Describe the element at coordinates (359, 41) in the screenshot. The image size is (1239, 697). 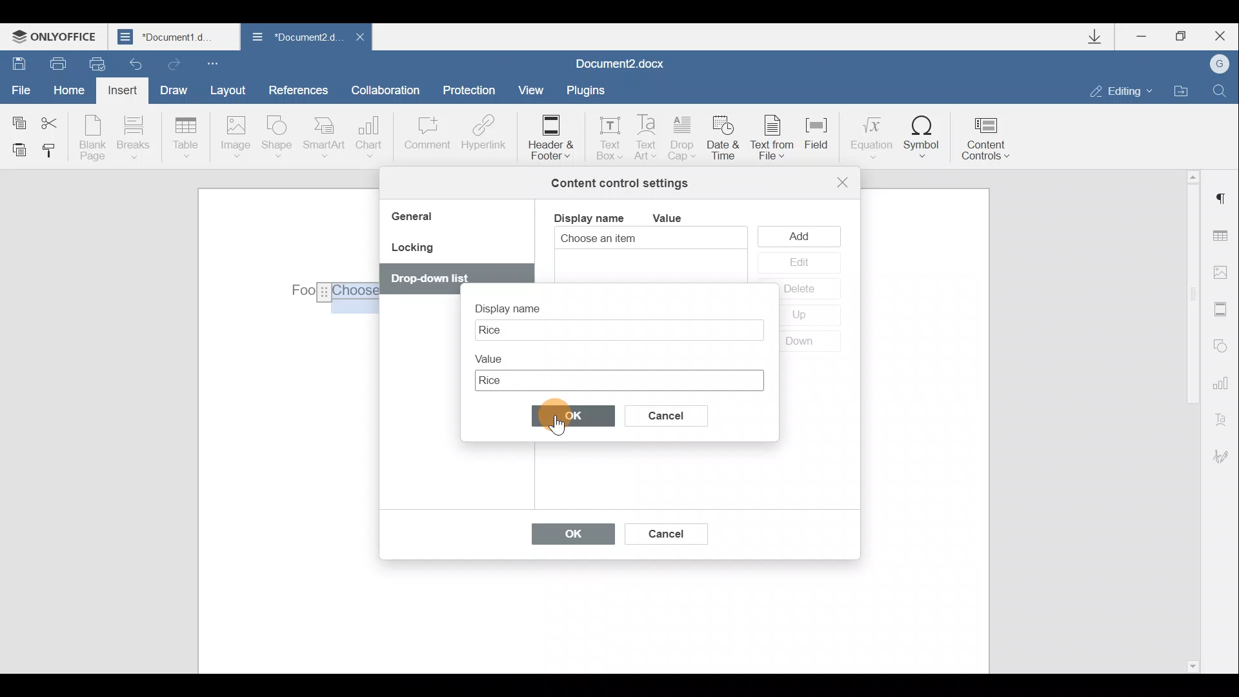
I see `Close` at that location.